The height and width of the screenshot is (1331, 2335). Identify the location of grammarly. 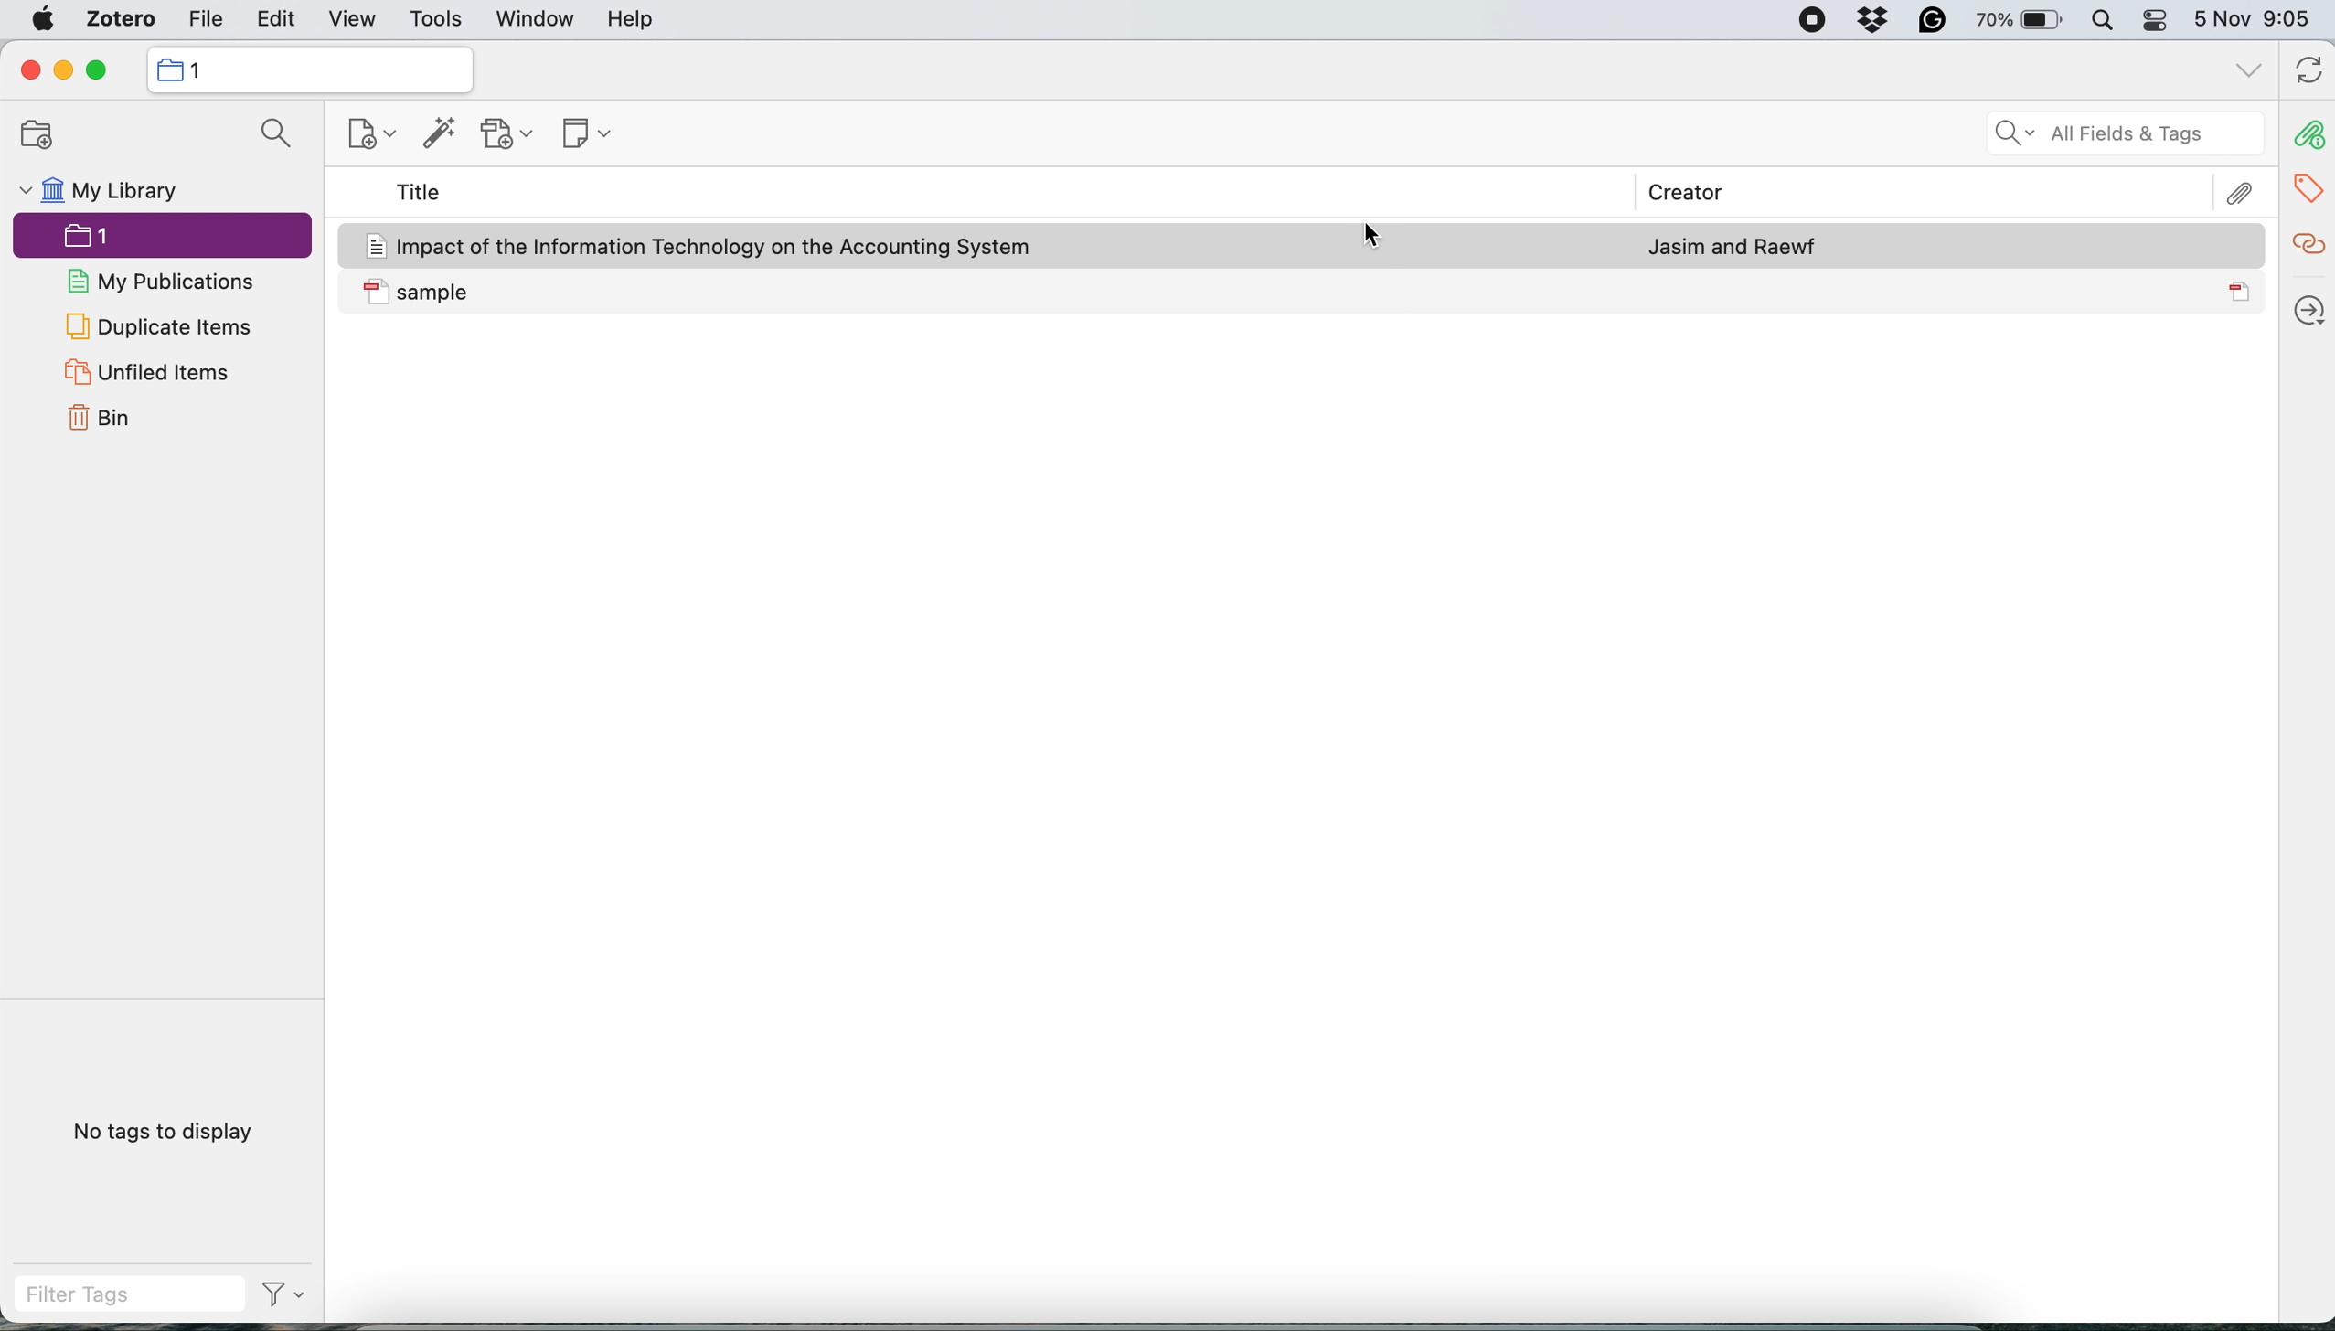
(1927, 24).